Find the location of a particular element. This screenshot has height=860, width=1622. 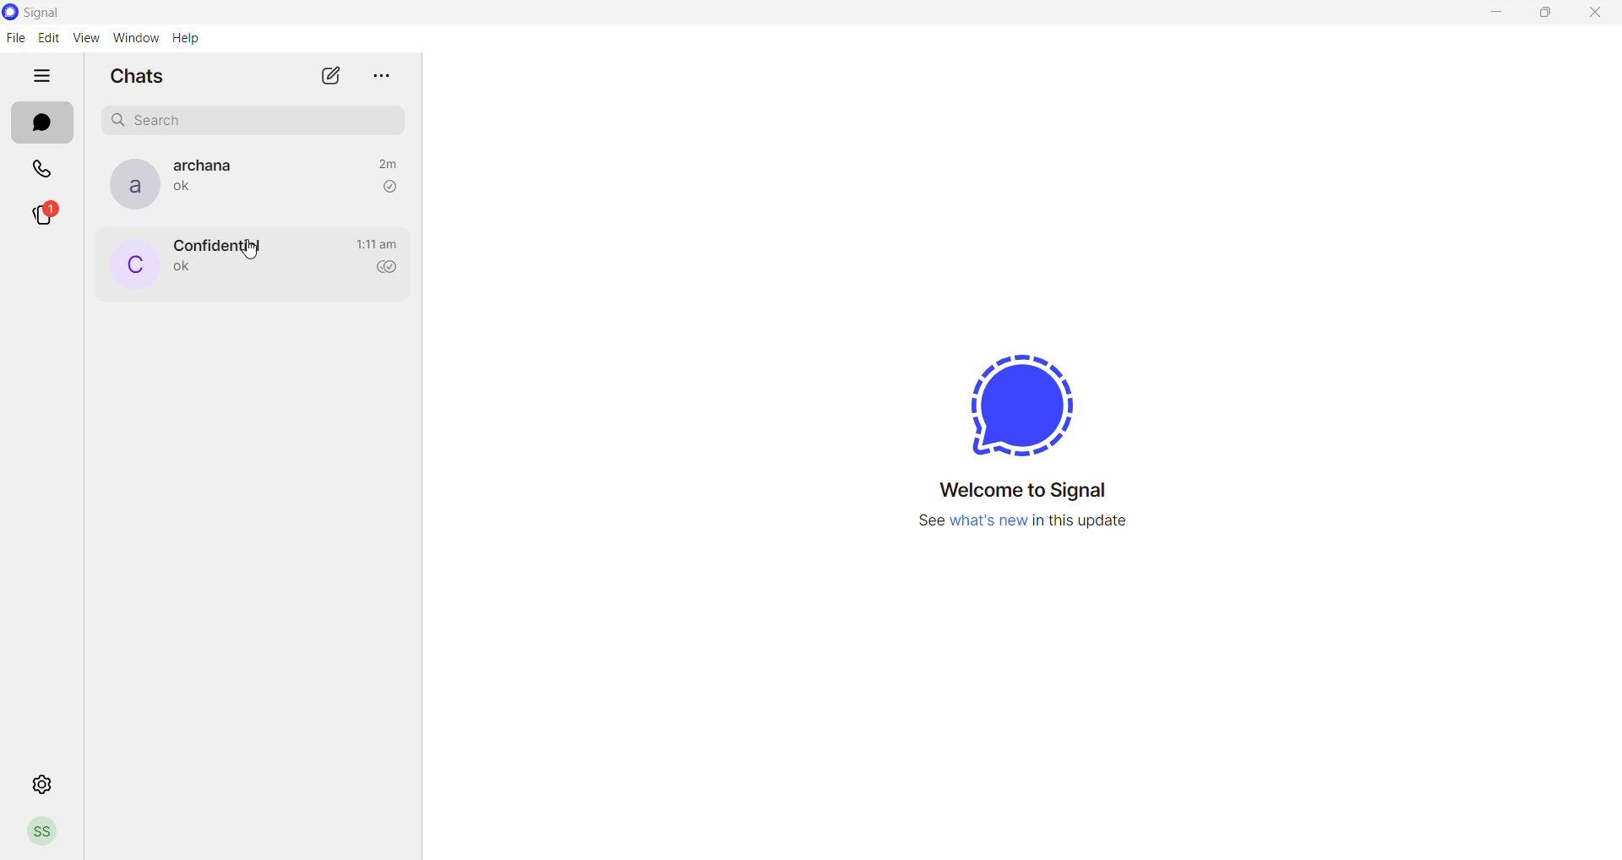

settings is located at coordinates (42, 785).